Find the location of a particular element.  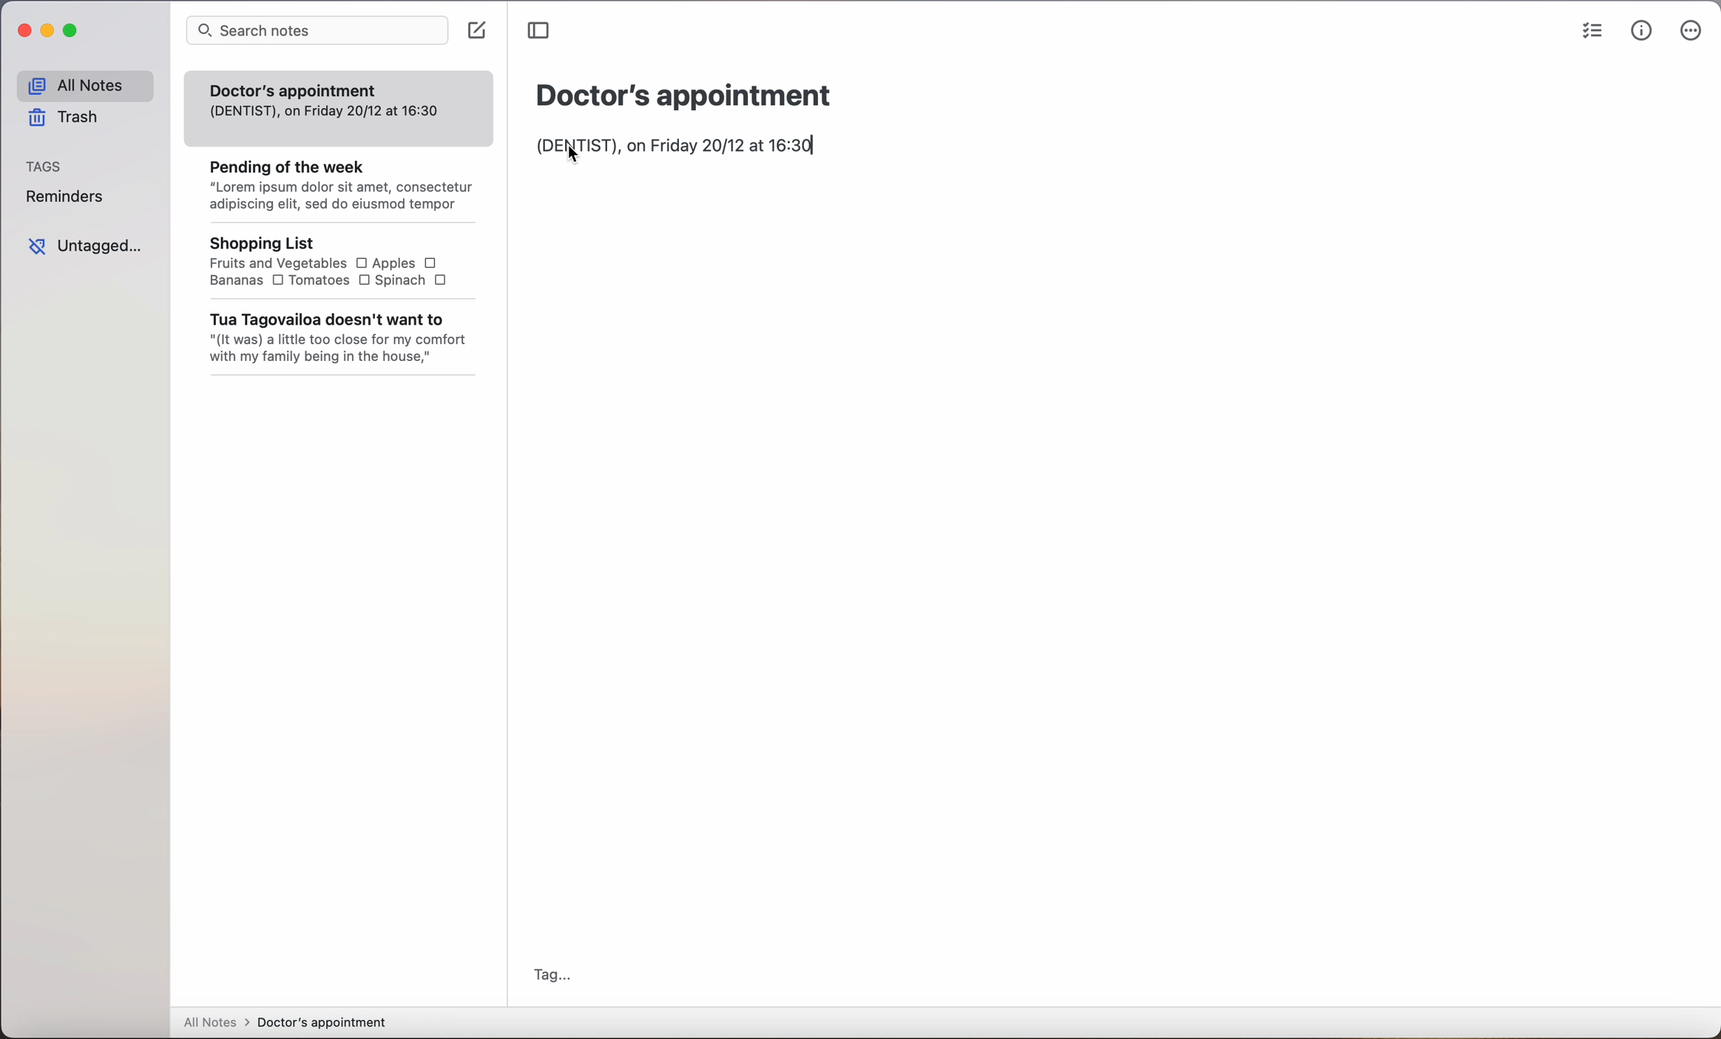

Shopping List Fruits and Vegetables O Apples OBananas O Tomatoes O Spinach O is located at coordinates (321, 260).